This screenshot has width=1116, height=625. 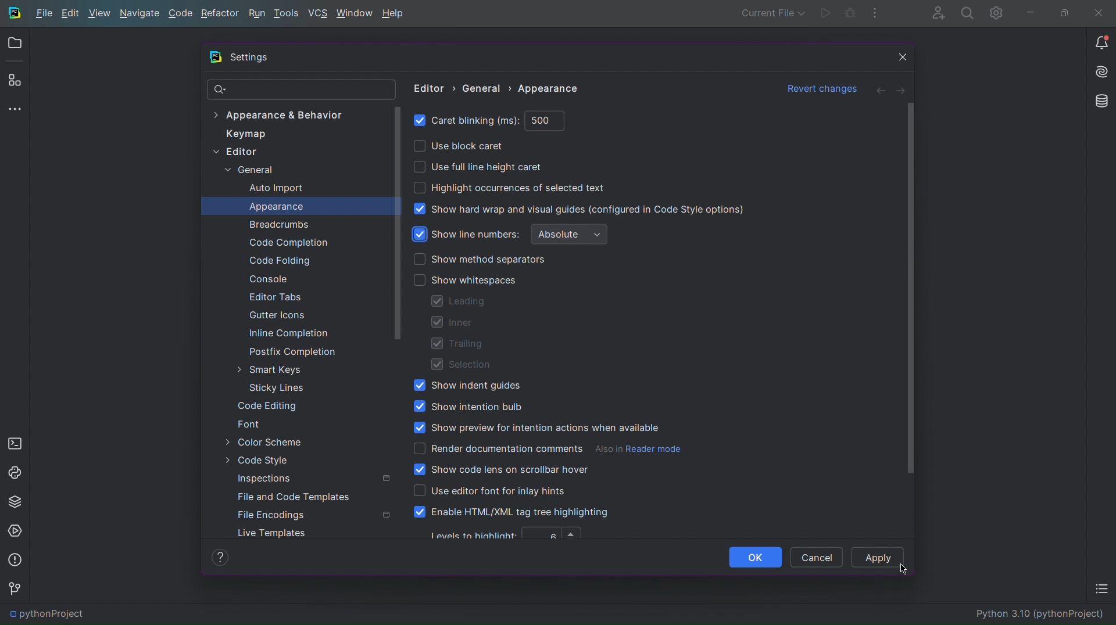 I want to click on Editor Tabs, so click(x=273, y=299).